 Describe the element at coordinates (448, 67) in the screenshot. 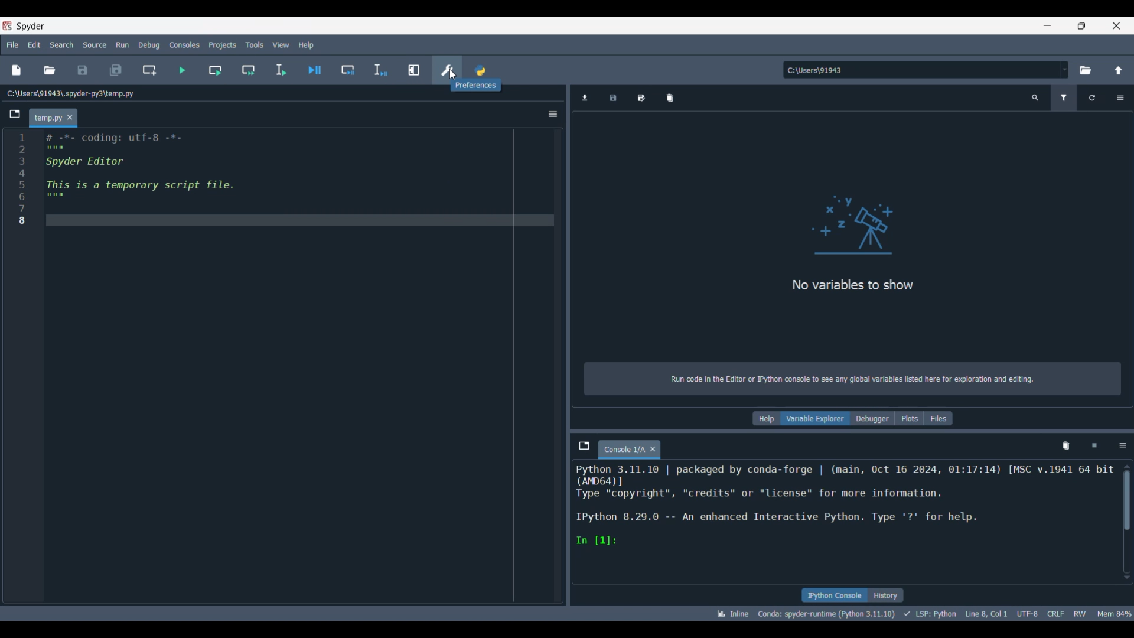

I see `Preferences` at that location.